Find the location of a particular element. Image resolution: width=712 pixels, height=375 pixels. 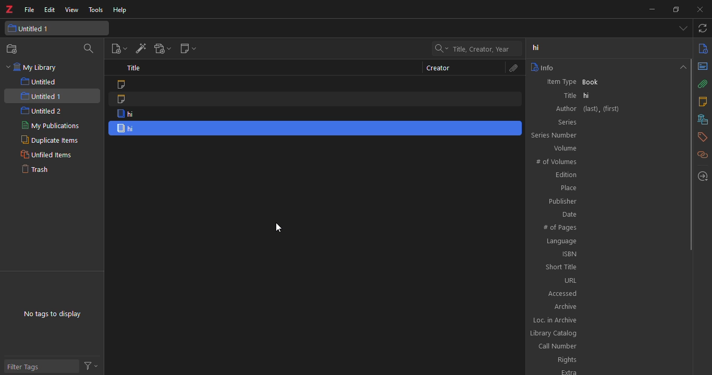

untitled is located at coordinates (39, 81).